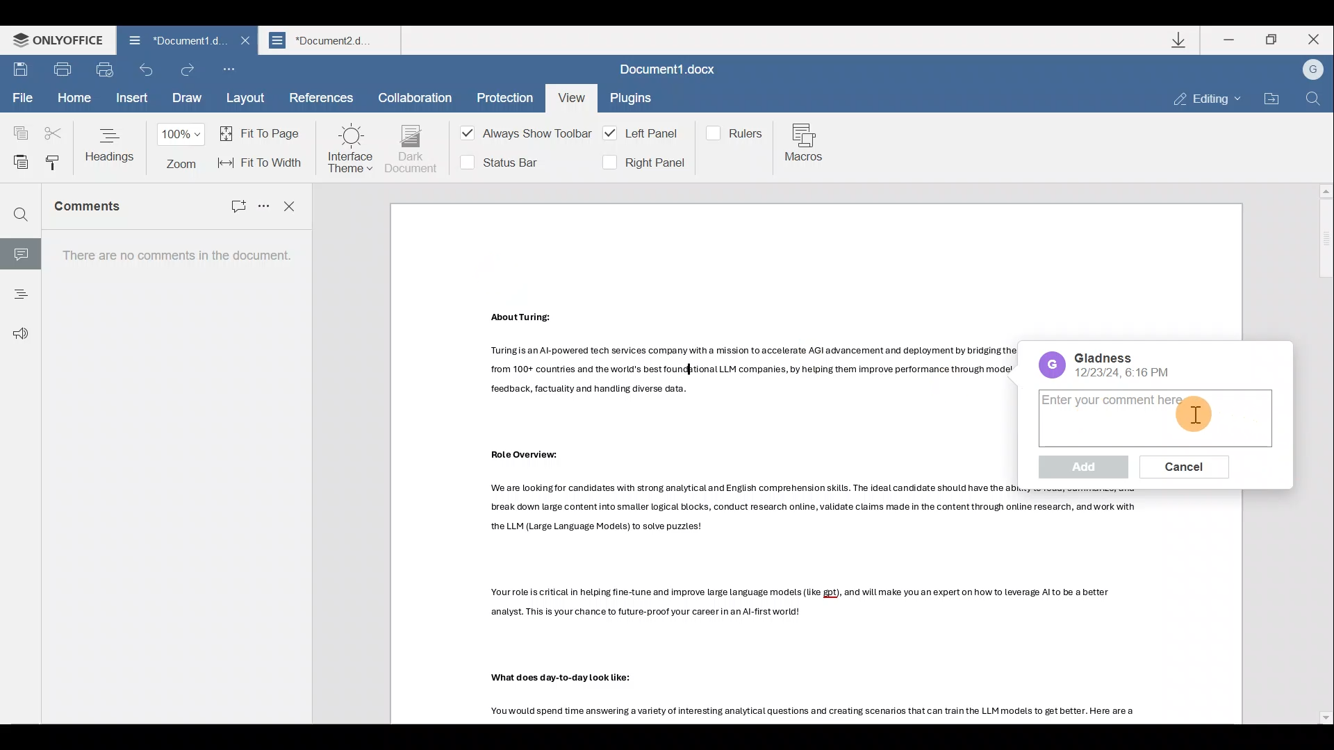  What do you see at coordinates (54, 41) in the screenshot?
I see `ONLYOFFICE` at bounding box center [54, 41].